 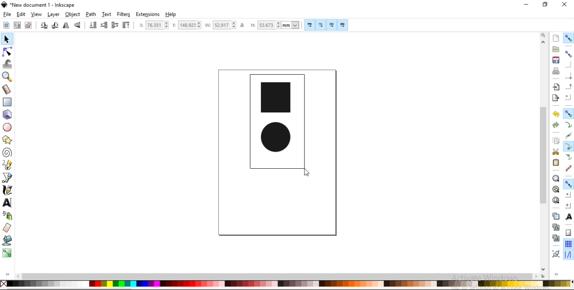 What do you see at coordinates (7, 102) in the screenshot?
I see `create rectangles and squares` at bounding box center [7, 102].